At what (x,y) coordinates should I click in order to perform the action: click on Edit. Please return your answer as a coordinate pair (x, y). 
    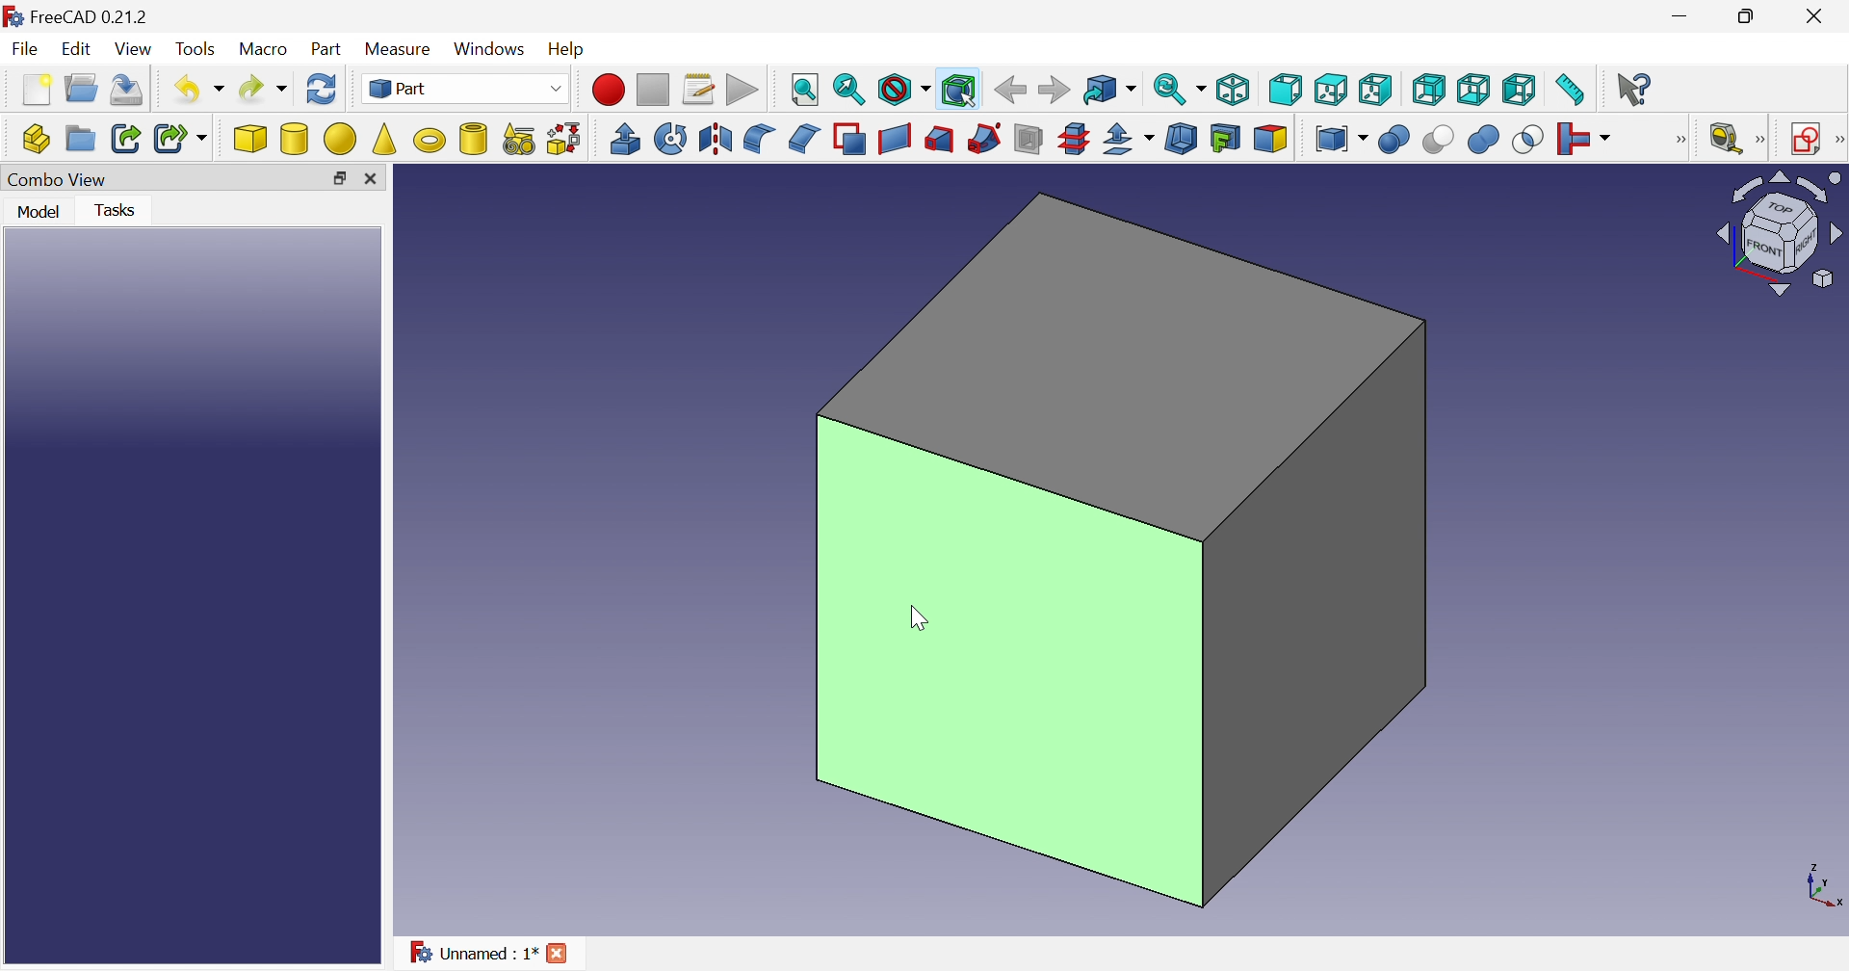
    Looking at the image, I should click on (80, 51).